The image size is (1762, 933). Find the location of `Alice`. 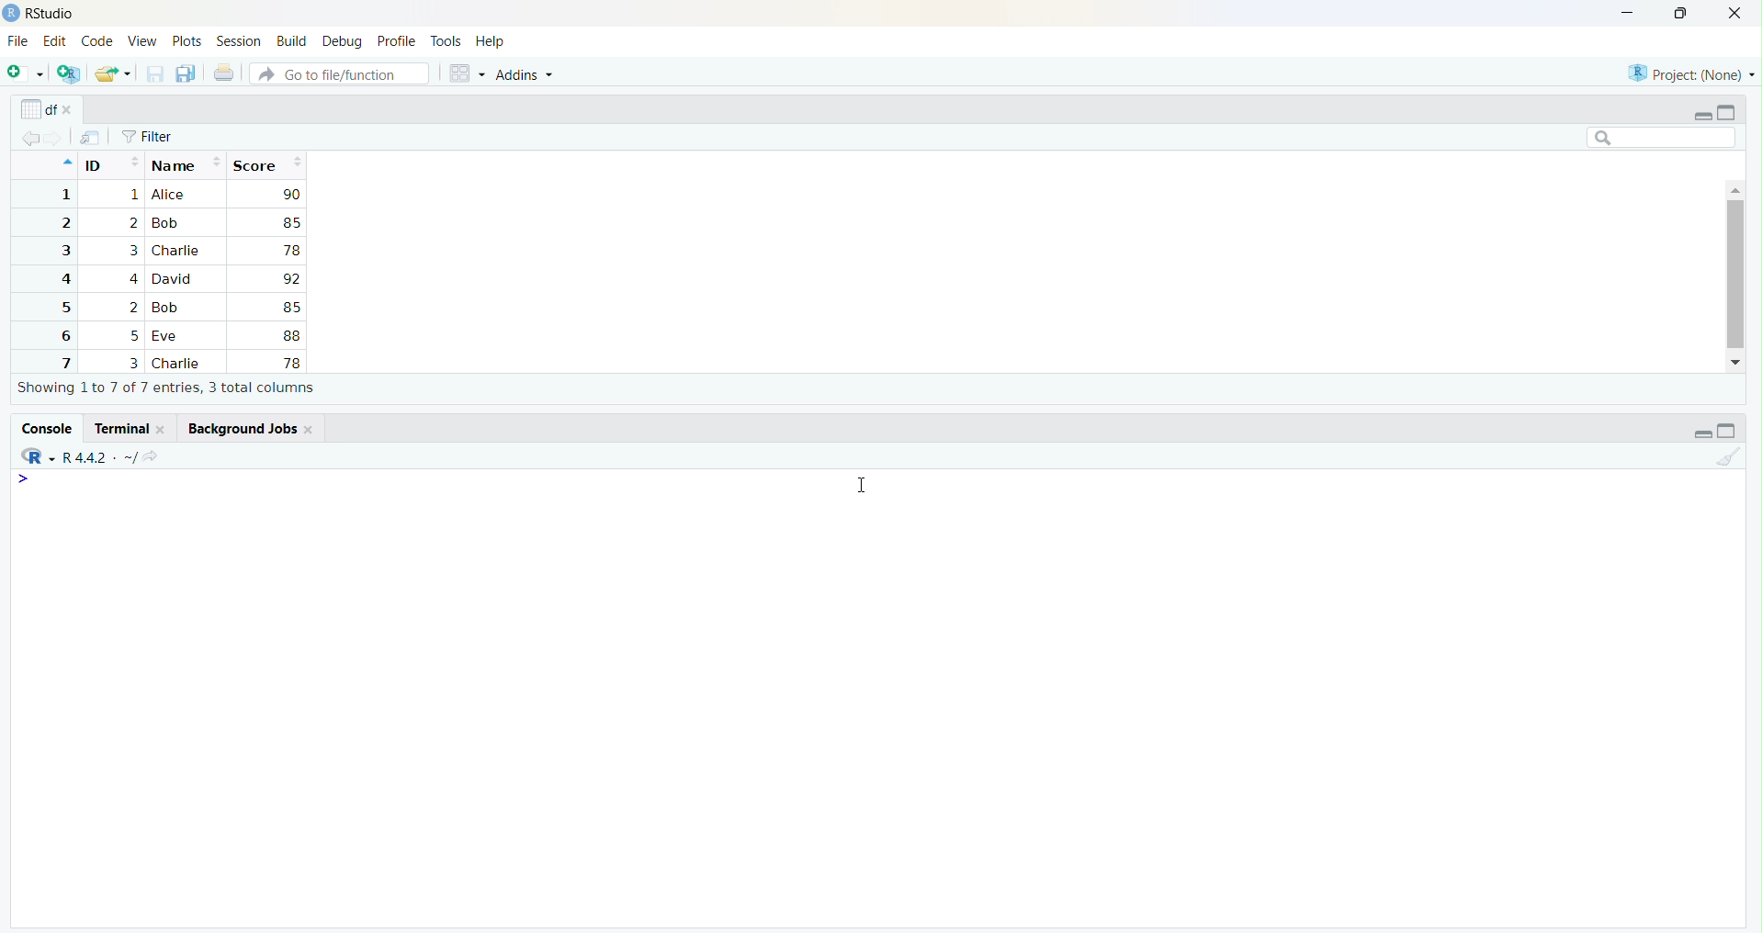

Alice is located at coordinates (171, 195).